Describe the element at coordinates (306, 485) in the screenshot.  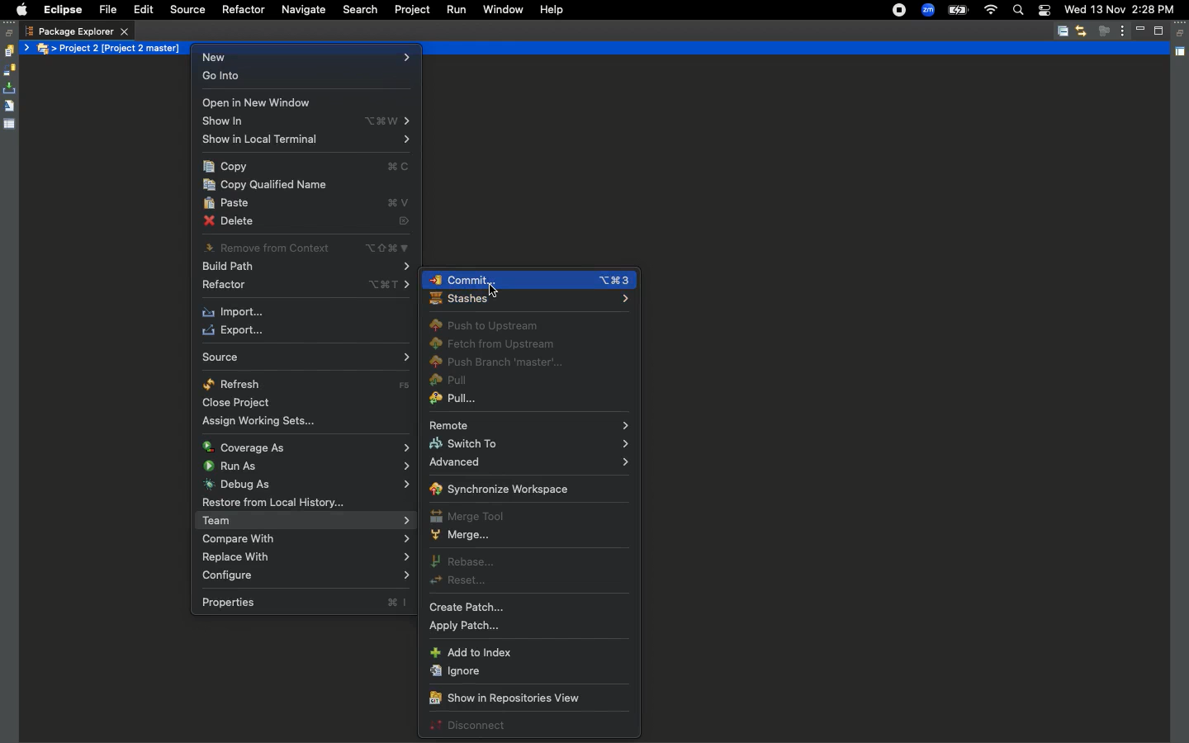
I see `Debug as` at that location.